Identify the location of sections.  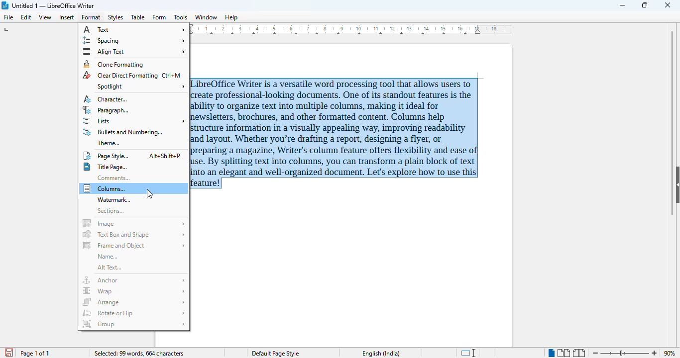
(111, 211).